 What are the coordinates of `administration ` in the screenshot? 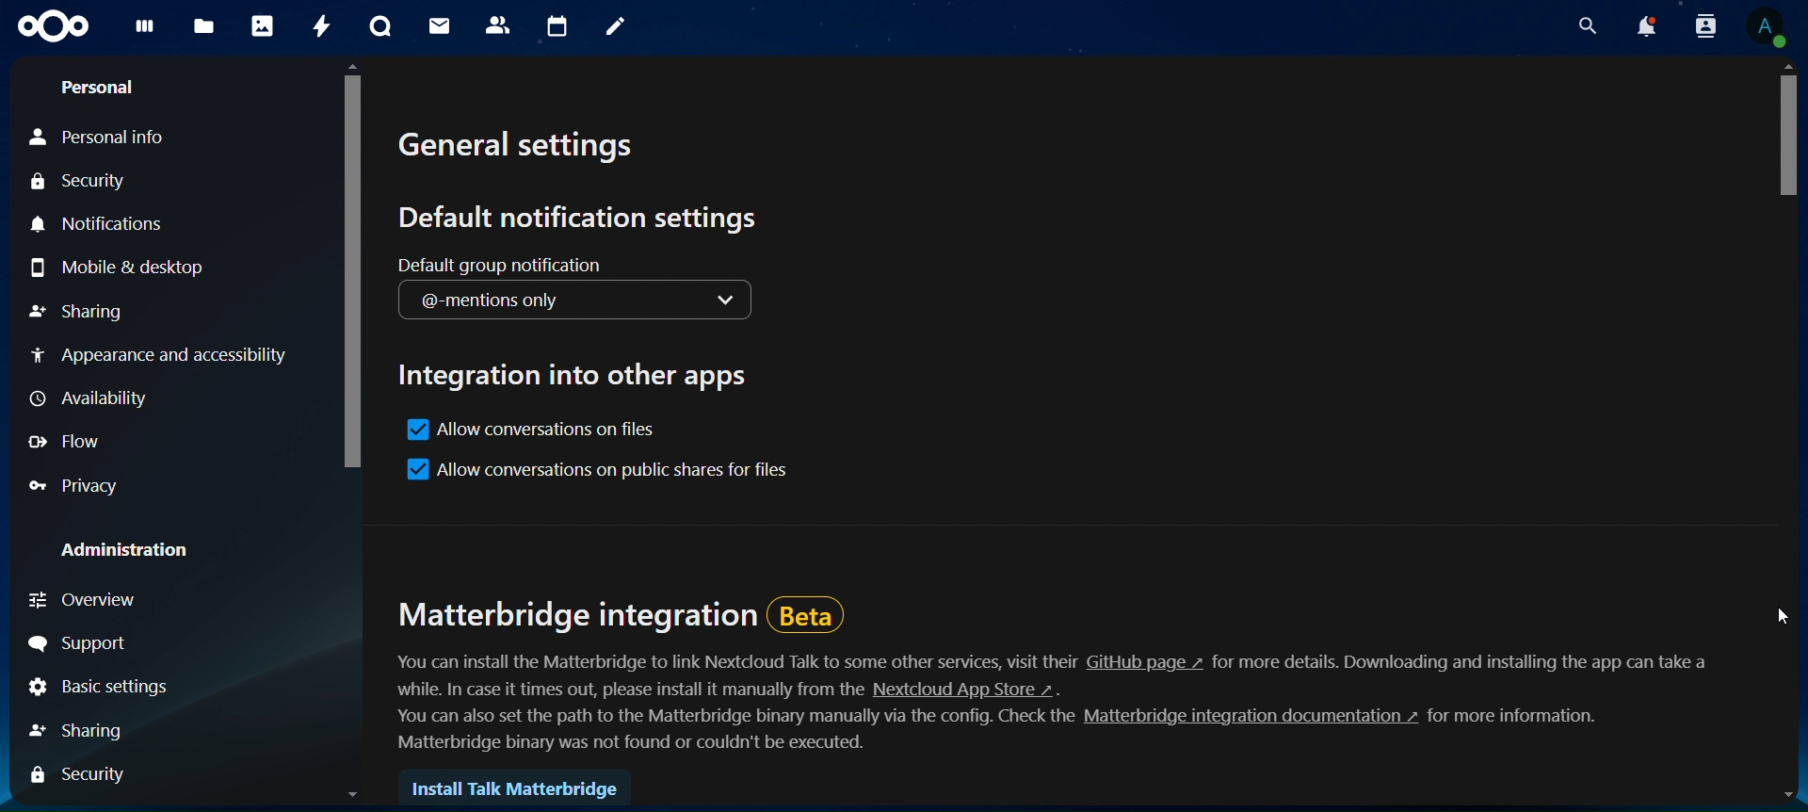 It's located at (132, 552).